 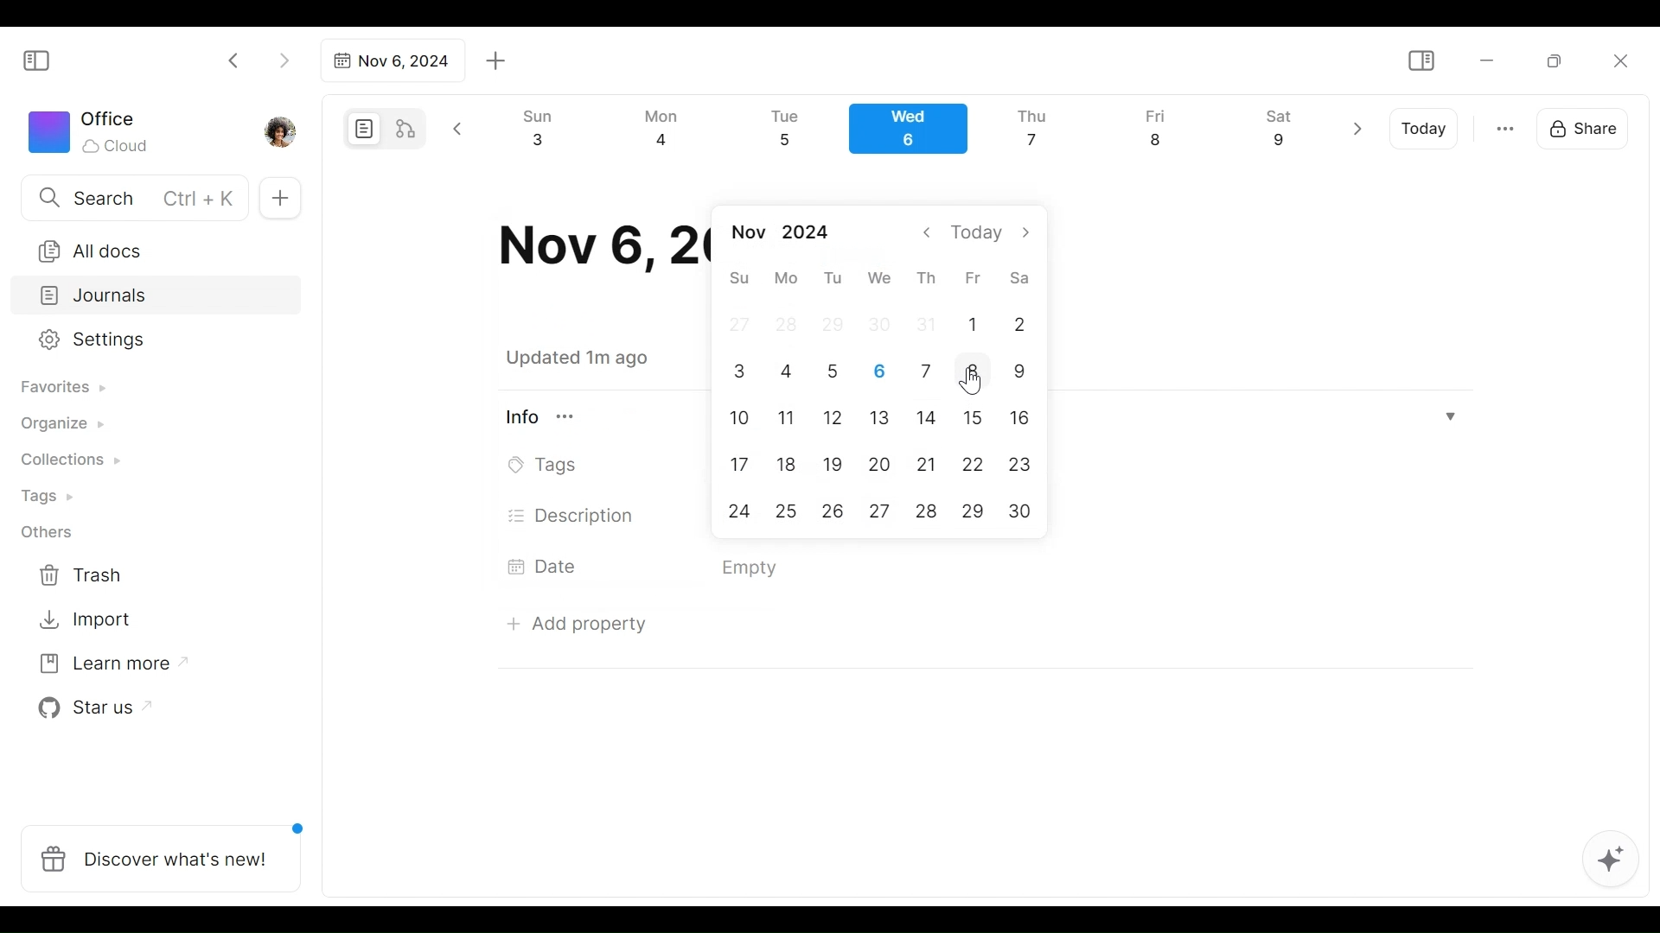 What do you see at coordinates (61, 388) in the screenshot?
I see `Favorites` at bounding box center [61, 388].